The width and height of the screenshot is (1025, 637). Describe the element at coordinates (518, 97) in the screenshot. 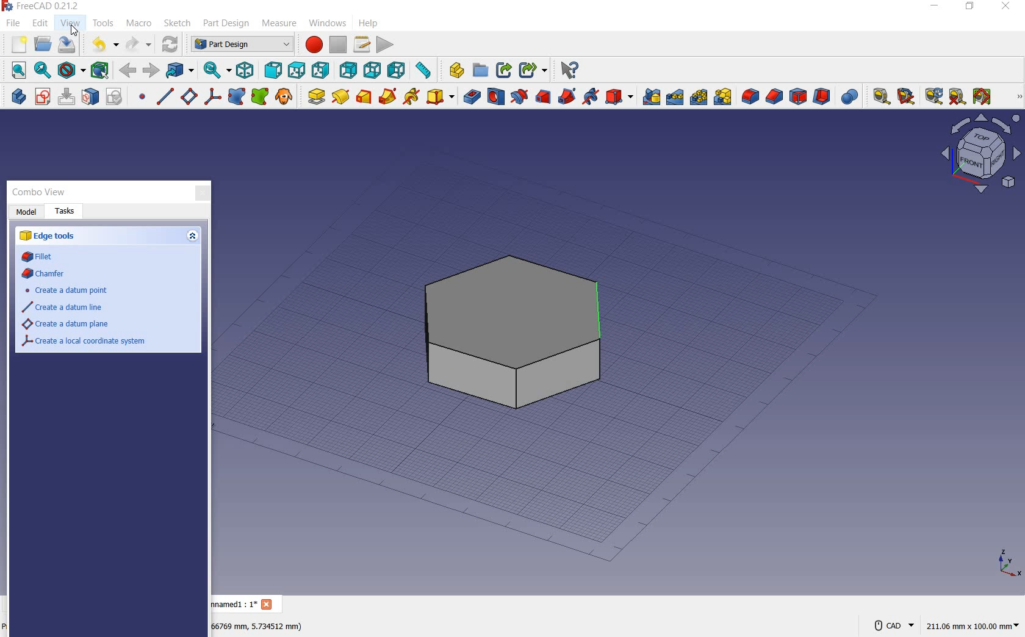

I see `groove` at that location.